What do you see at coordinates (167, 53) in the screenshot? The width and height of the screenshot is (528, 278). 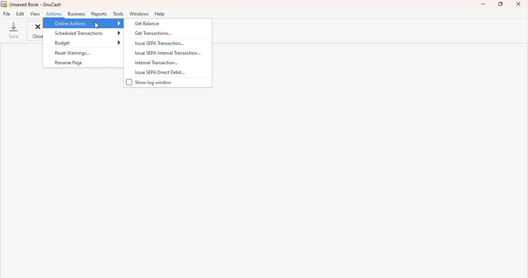 I see `Issue SEPA Internal transaction` at bounding box center [167, 53].